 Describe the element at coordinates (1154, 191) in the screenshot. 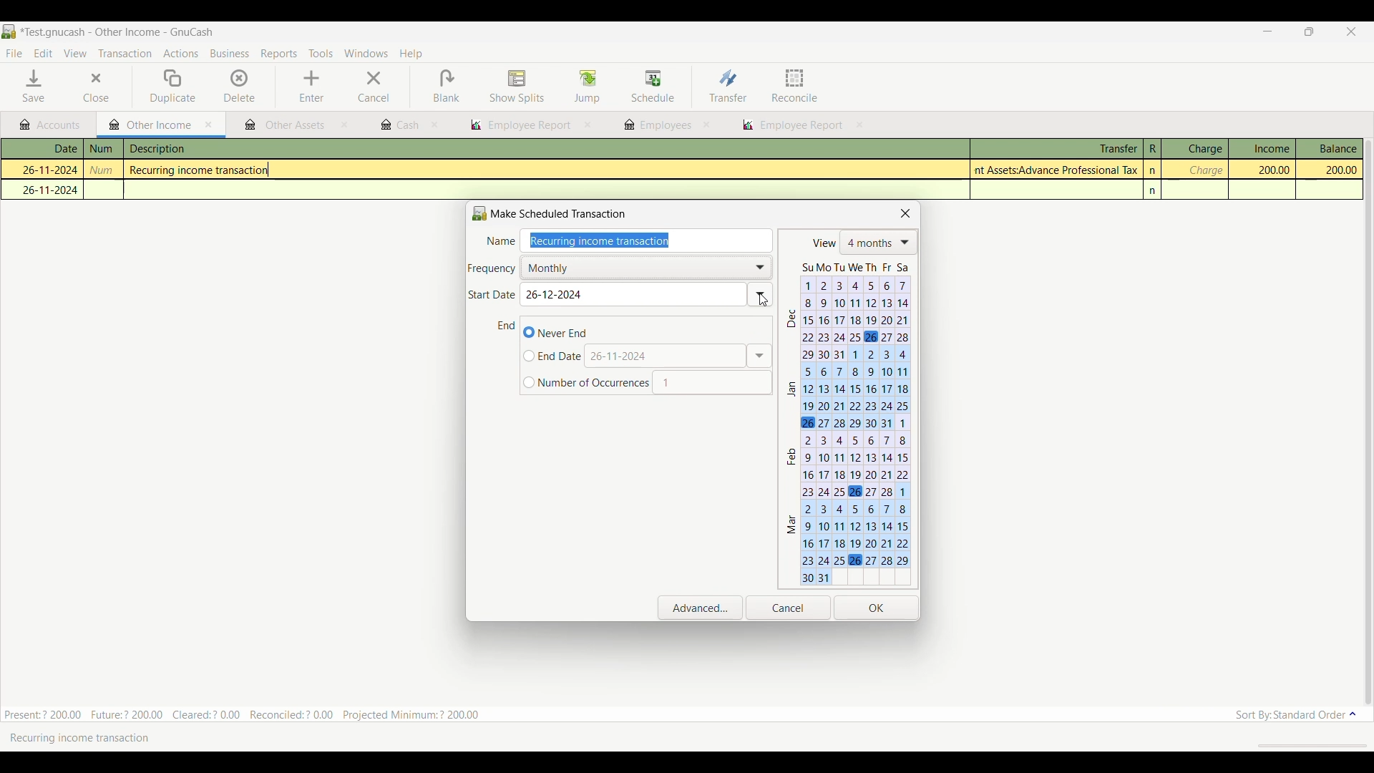

I see `n` at that location.